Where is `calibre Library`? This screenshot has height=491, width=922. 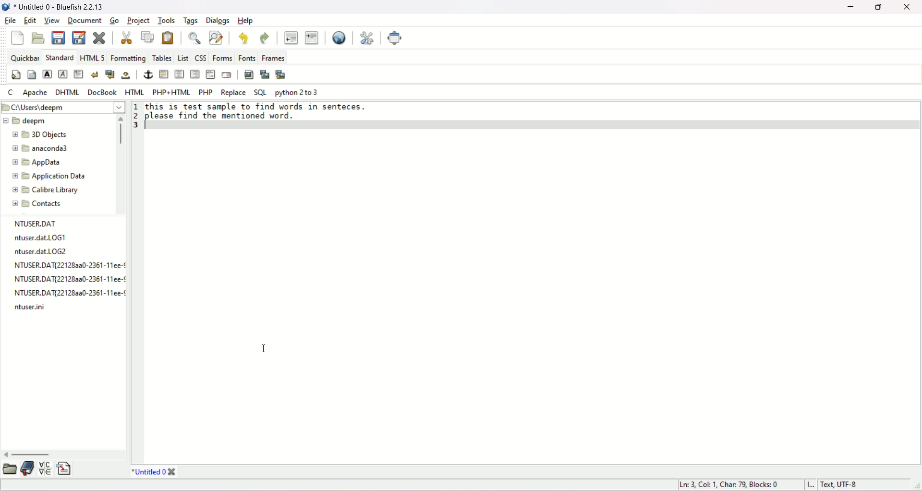 calibre Library is located at coordinates (42, 190).